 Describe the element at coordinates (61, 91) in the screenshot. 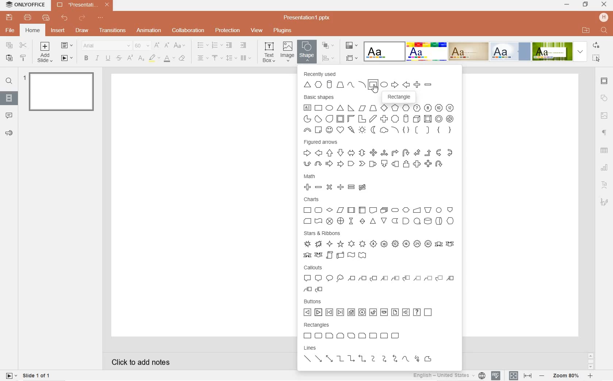

I see `slide 1` at that location.